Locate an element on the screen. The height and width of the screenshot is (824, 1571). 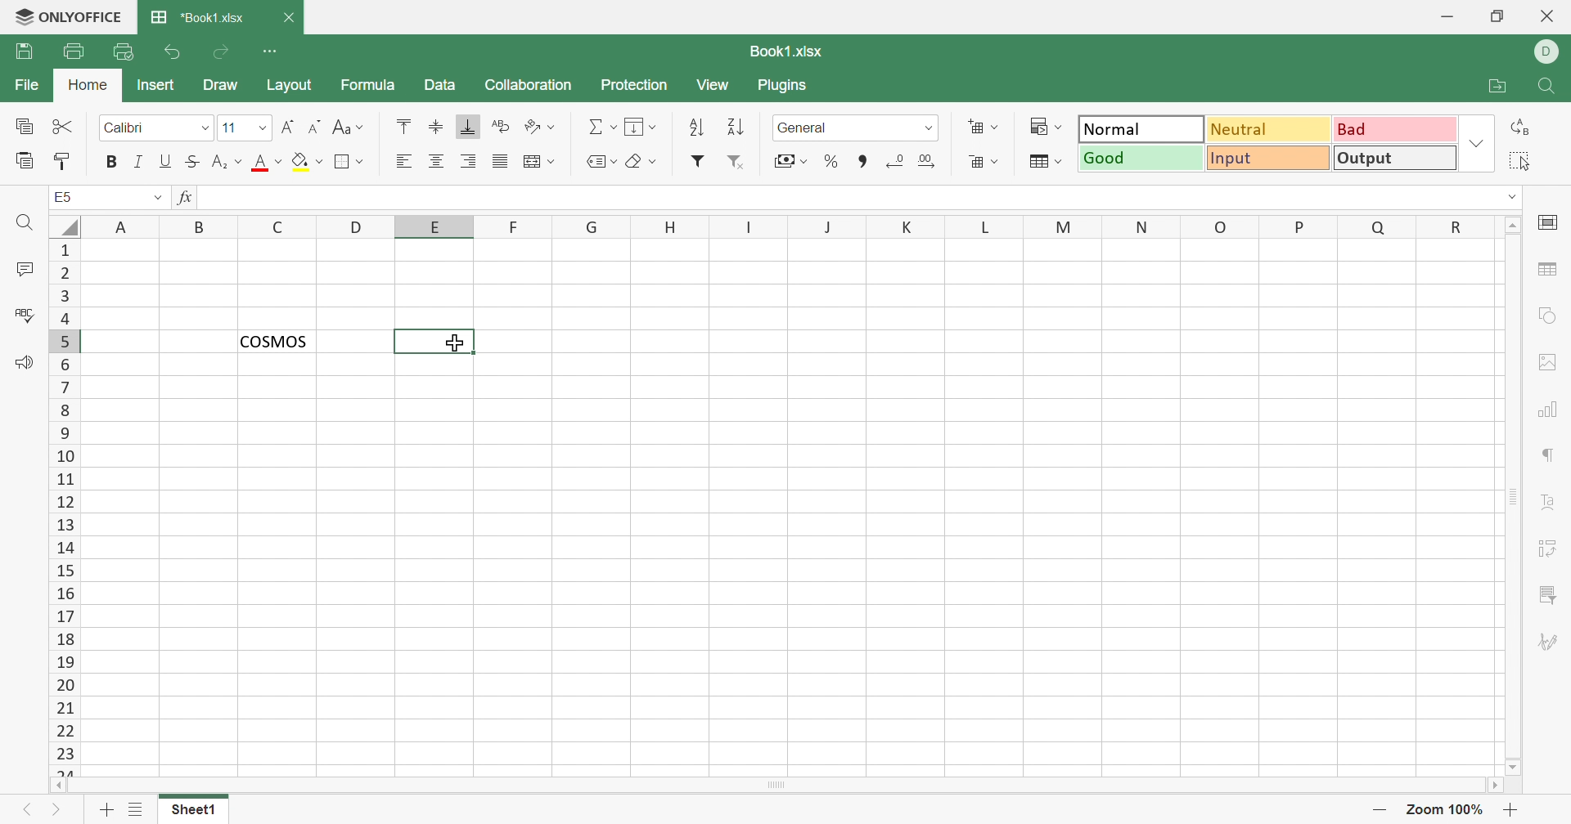
Scroll bar is located at coordinates (1515, 496).